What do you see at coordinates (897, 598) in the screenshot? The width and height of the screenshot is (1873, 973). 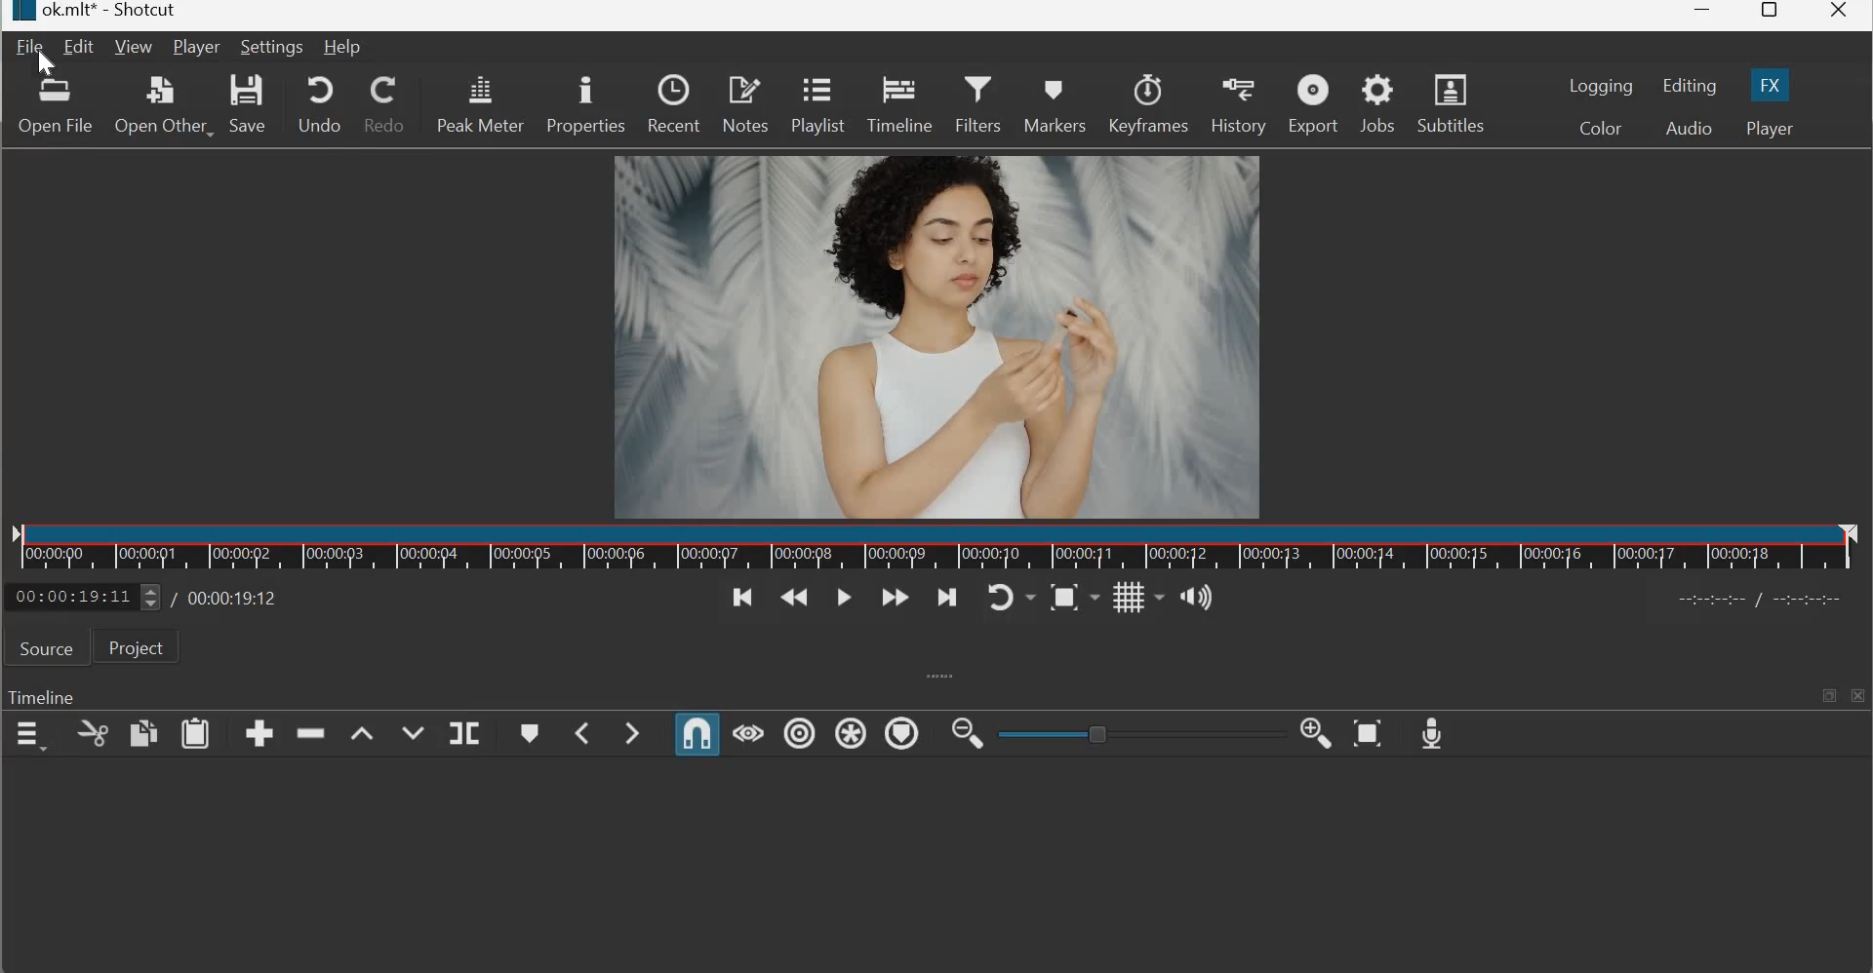 I see `Play quickly forwards` at bounding box center [897, 598].